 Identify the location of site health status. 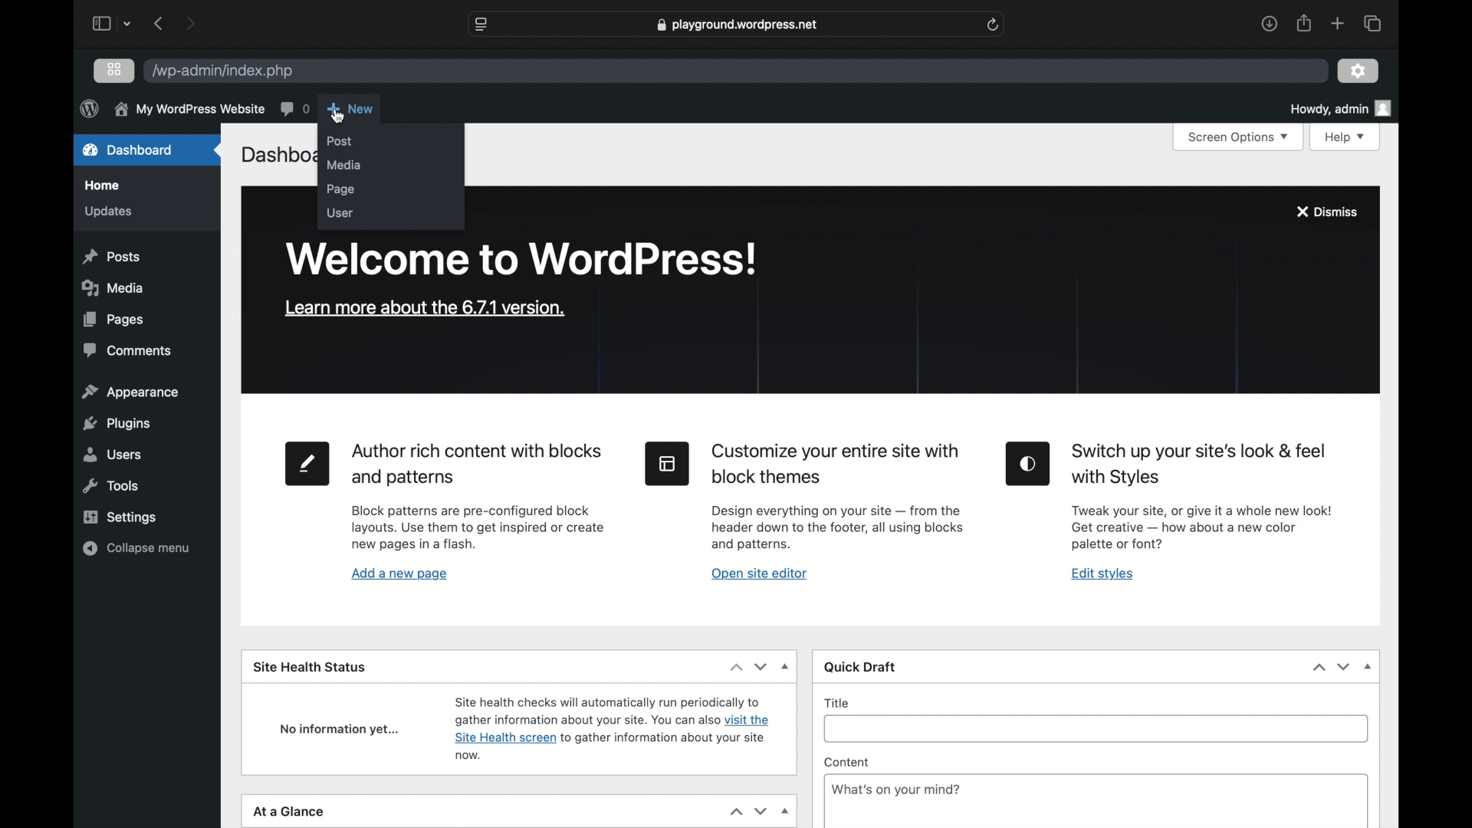
(310, 667).